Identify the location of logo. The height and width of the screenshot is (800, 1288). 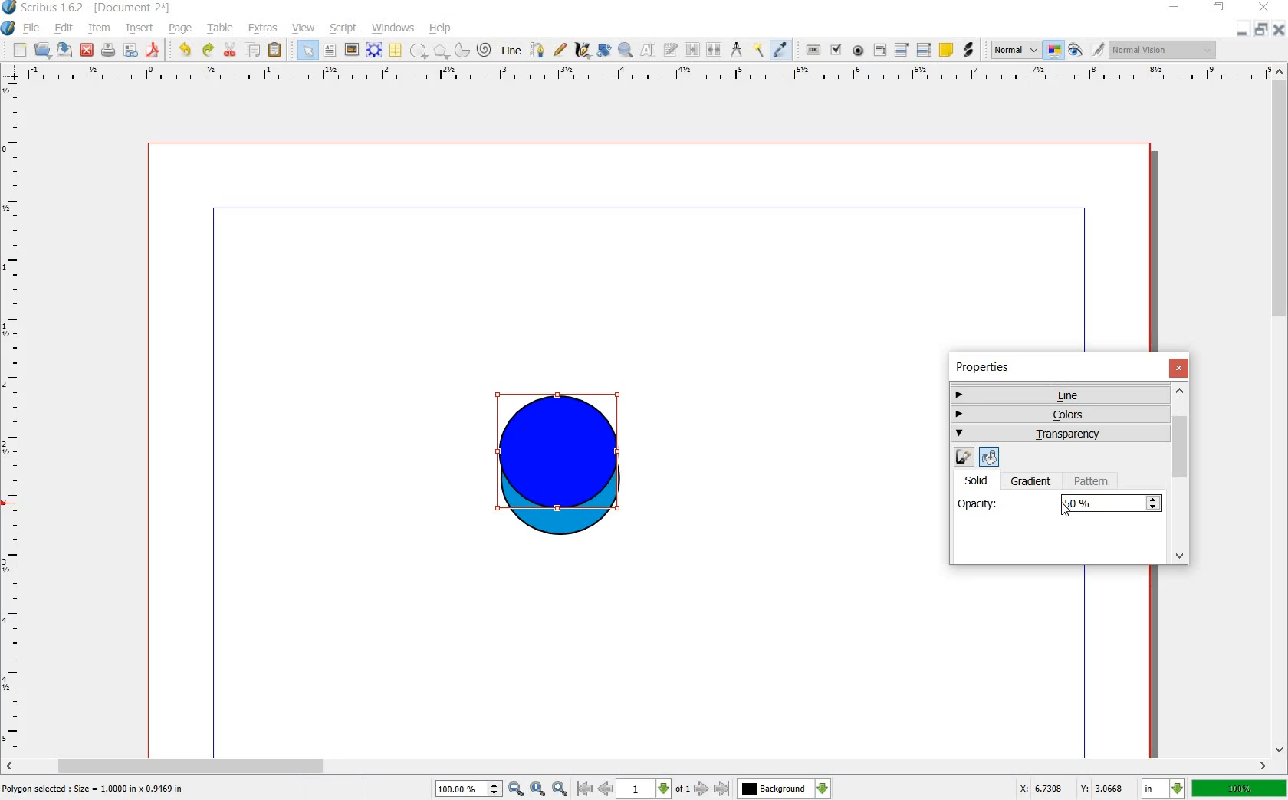
(9, 7).